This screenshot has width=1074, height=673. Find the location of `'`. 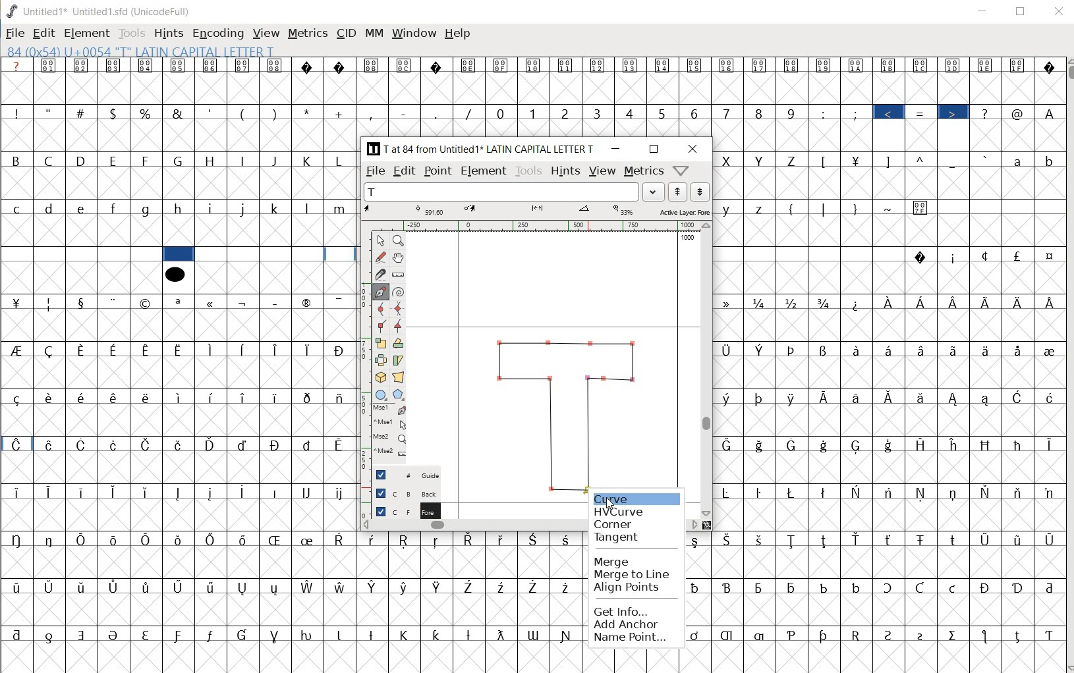

' is located at coordinates (210, 113).